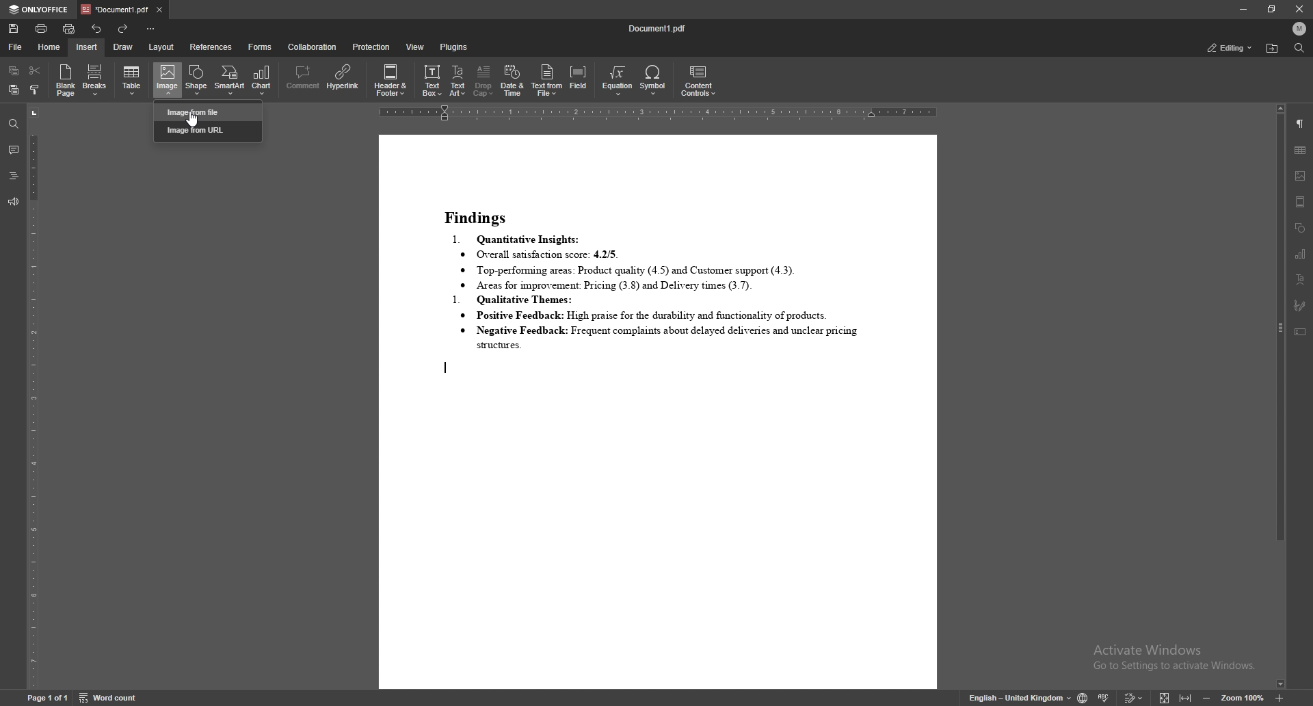 The width and height of the screenshot is (1313, 706). I want to click on fit to width, so click(1186, 697).